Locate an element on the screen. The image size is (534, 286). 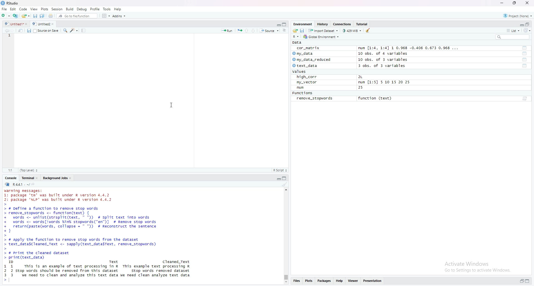
Console is located at coordinates (11, 178).